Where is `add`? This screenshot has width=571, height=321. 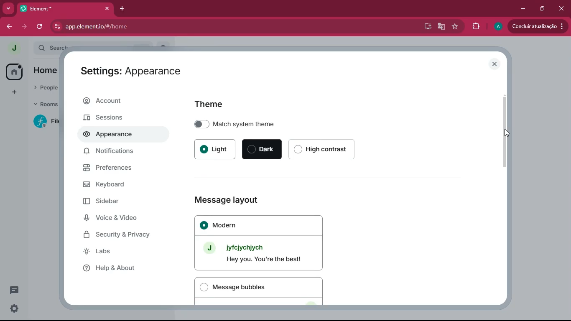
add is located at coordinates (12, 92).